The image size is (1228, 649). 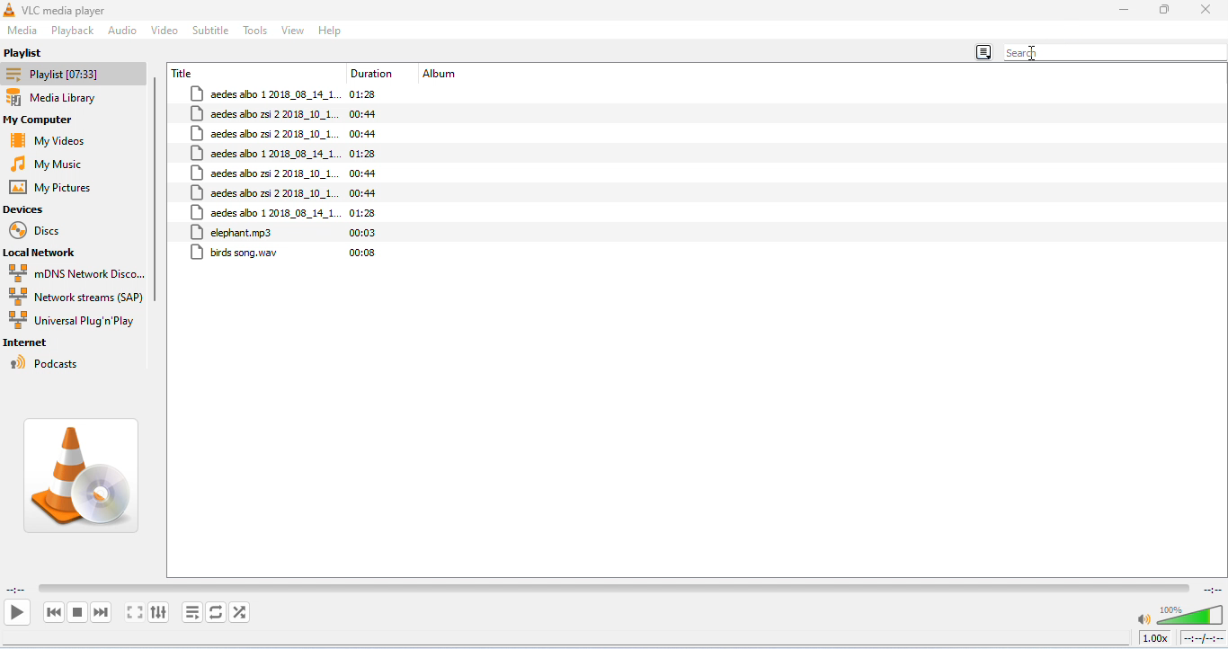 I want to click on stop, so click(x=77, y=612).